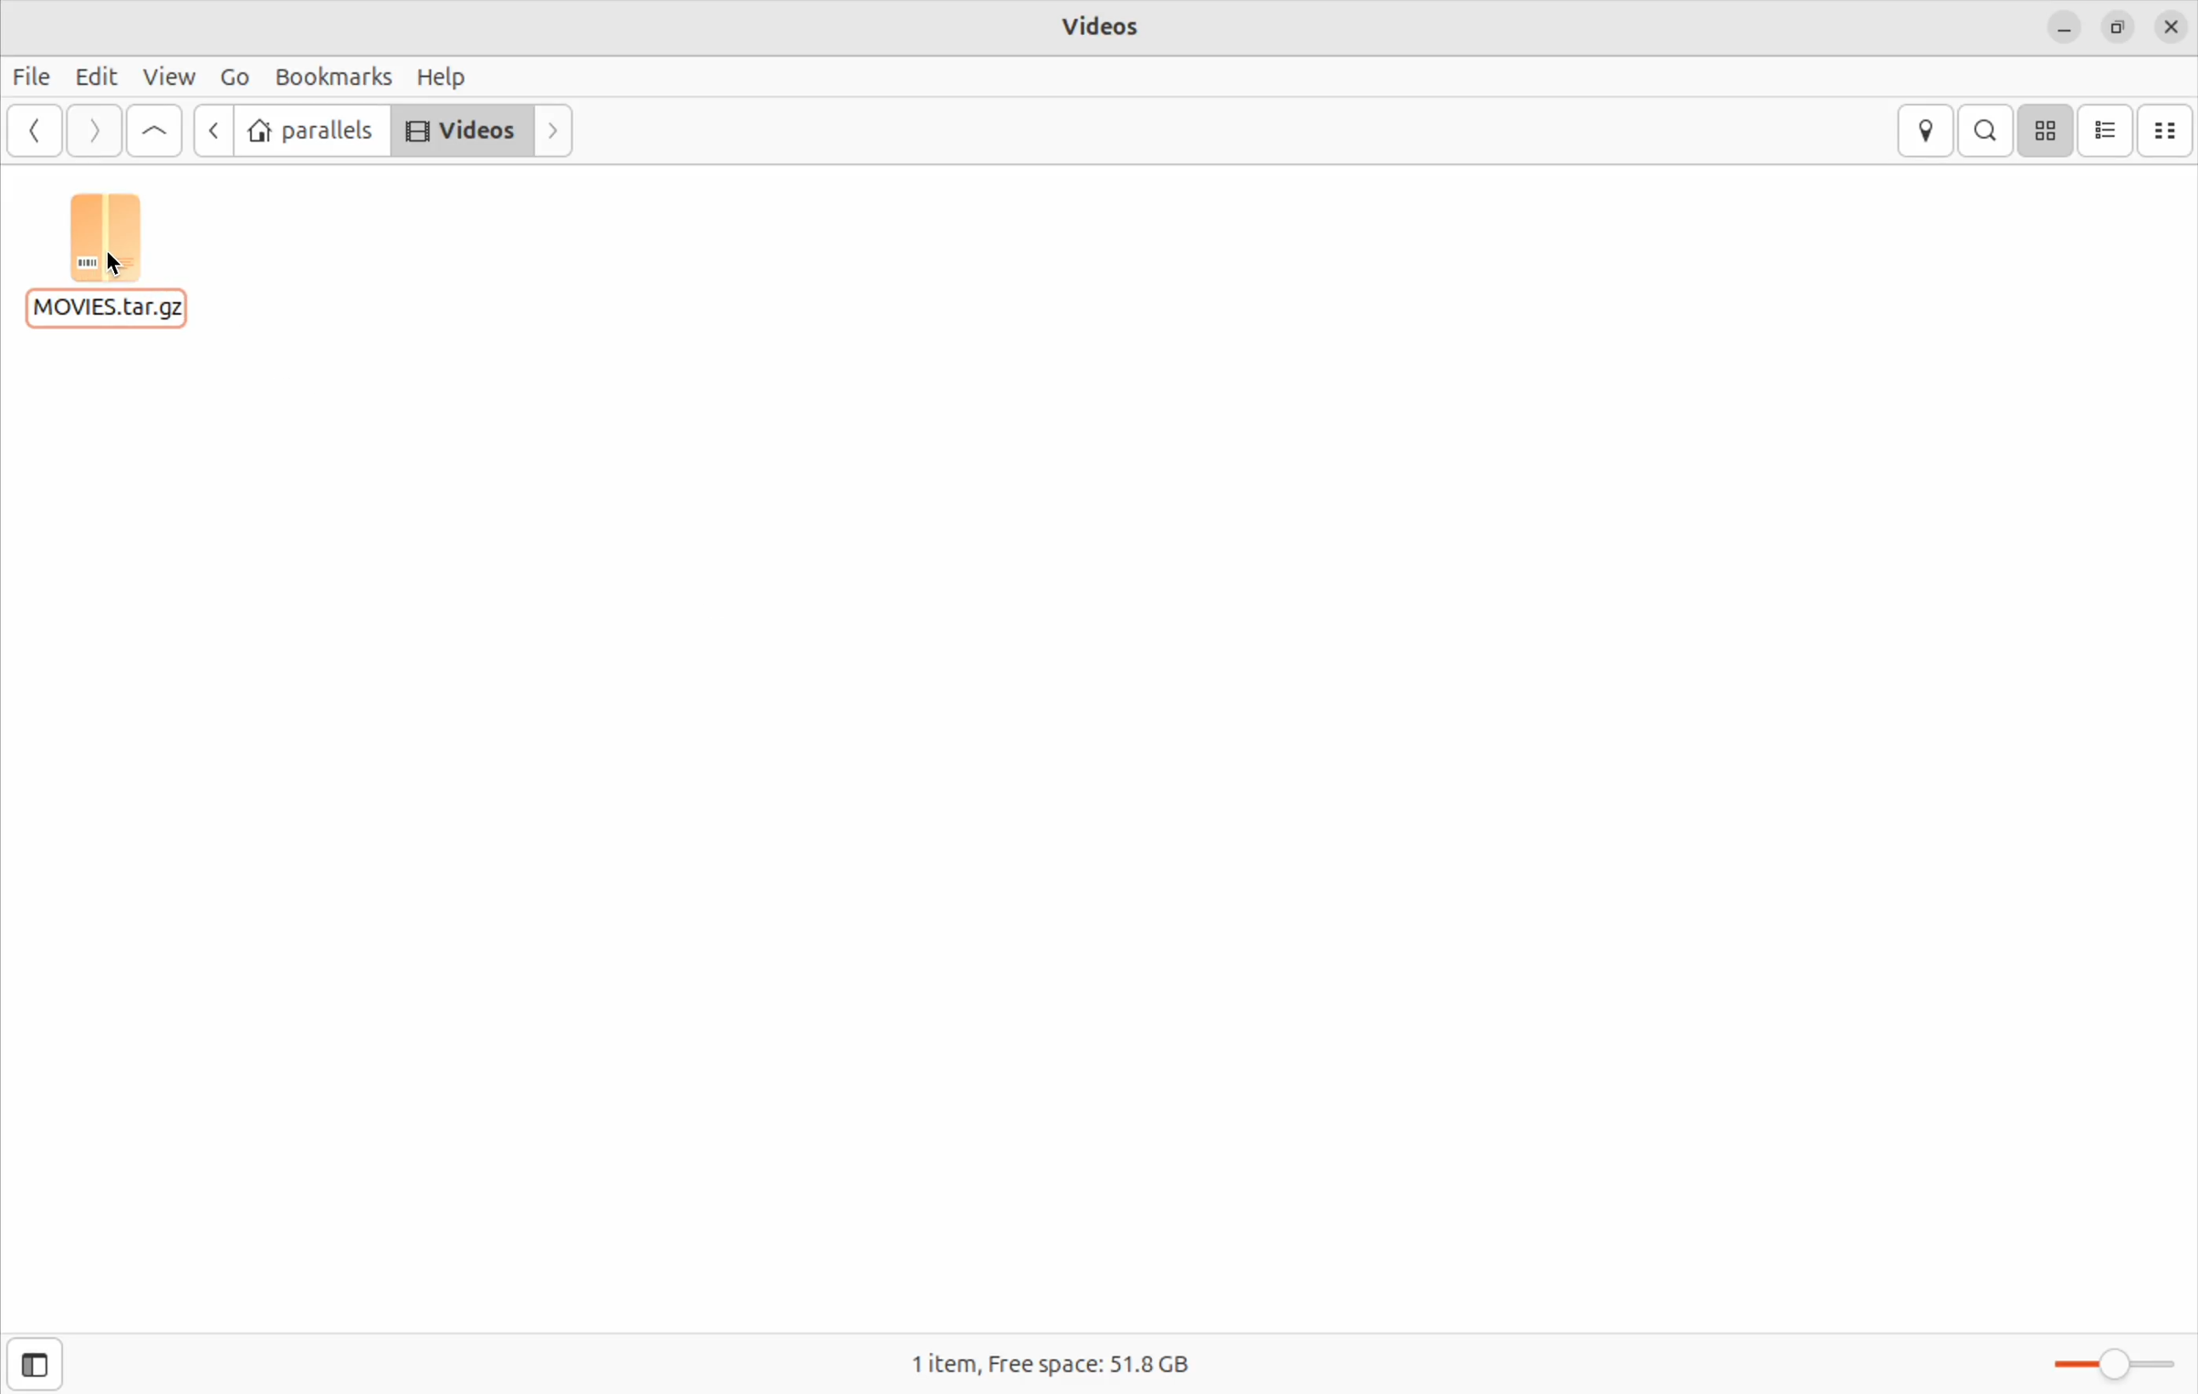 This screenshot has width=2198, height=1394. Describe the element at coordinates (329, 77) in the screenshot. I see `bookmarks` at that location.